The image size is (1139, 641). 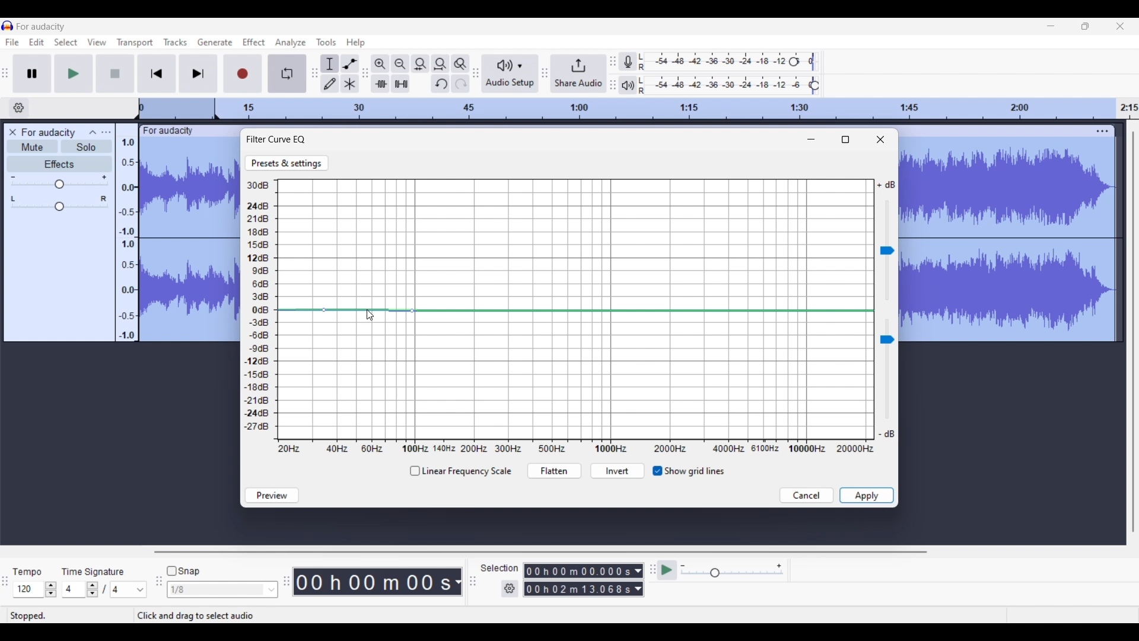 What do you see at coordinates (59, 185) in the screenshot?
I see `Change gain` at bounding box center [59, 185].